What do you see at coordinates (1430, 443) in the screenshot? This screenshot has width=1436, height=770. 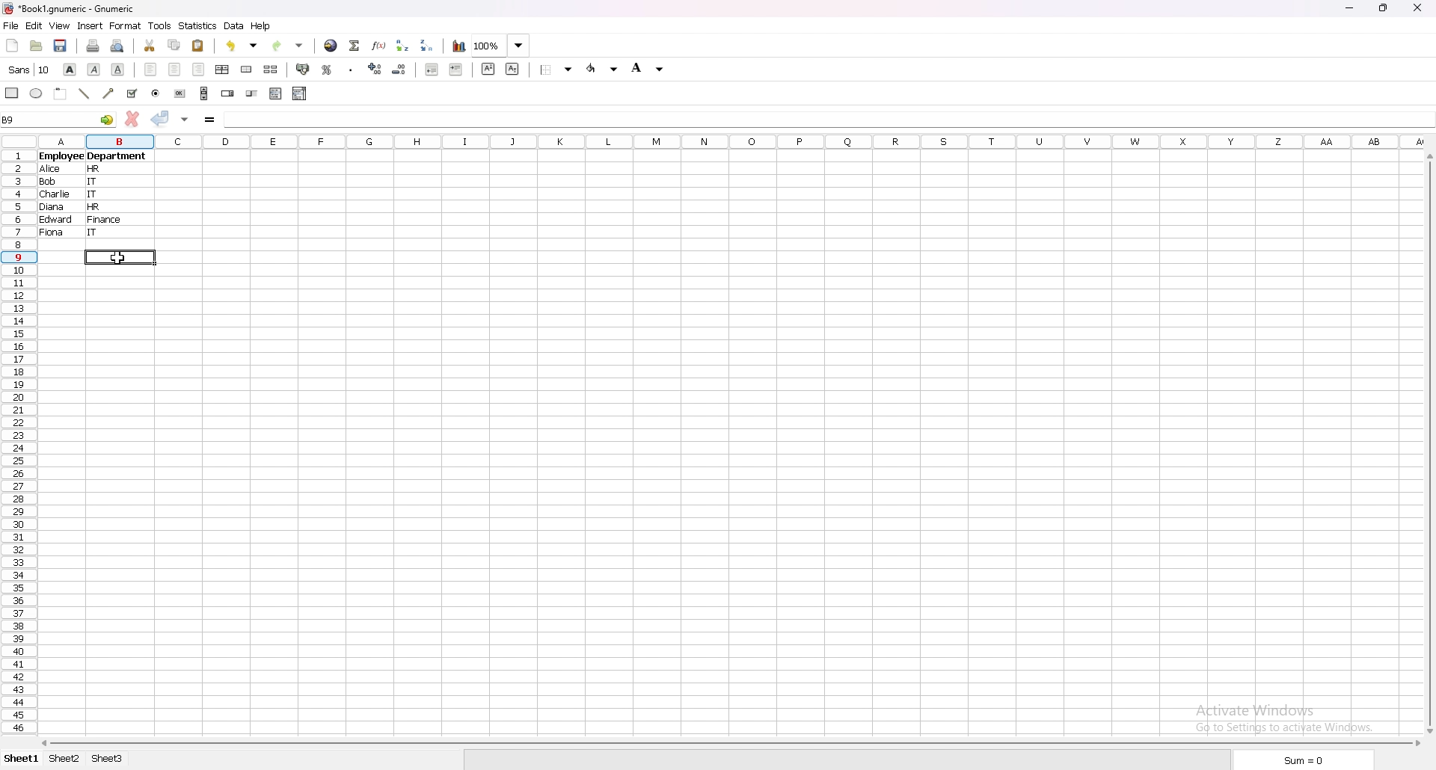 I see `scroll bar` at bounding box center [1430, 443].